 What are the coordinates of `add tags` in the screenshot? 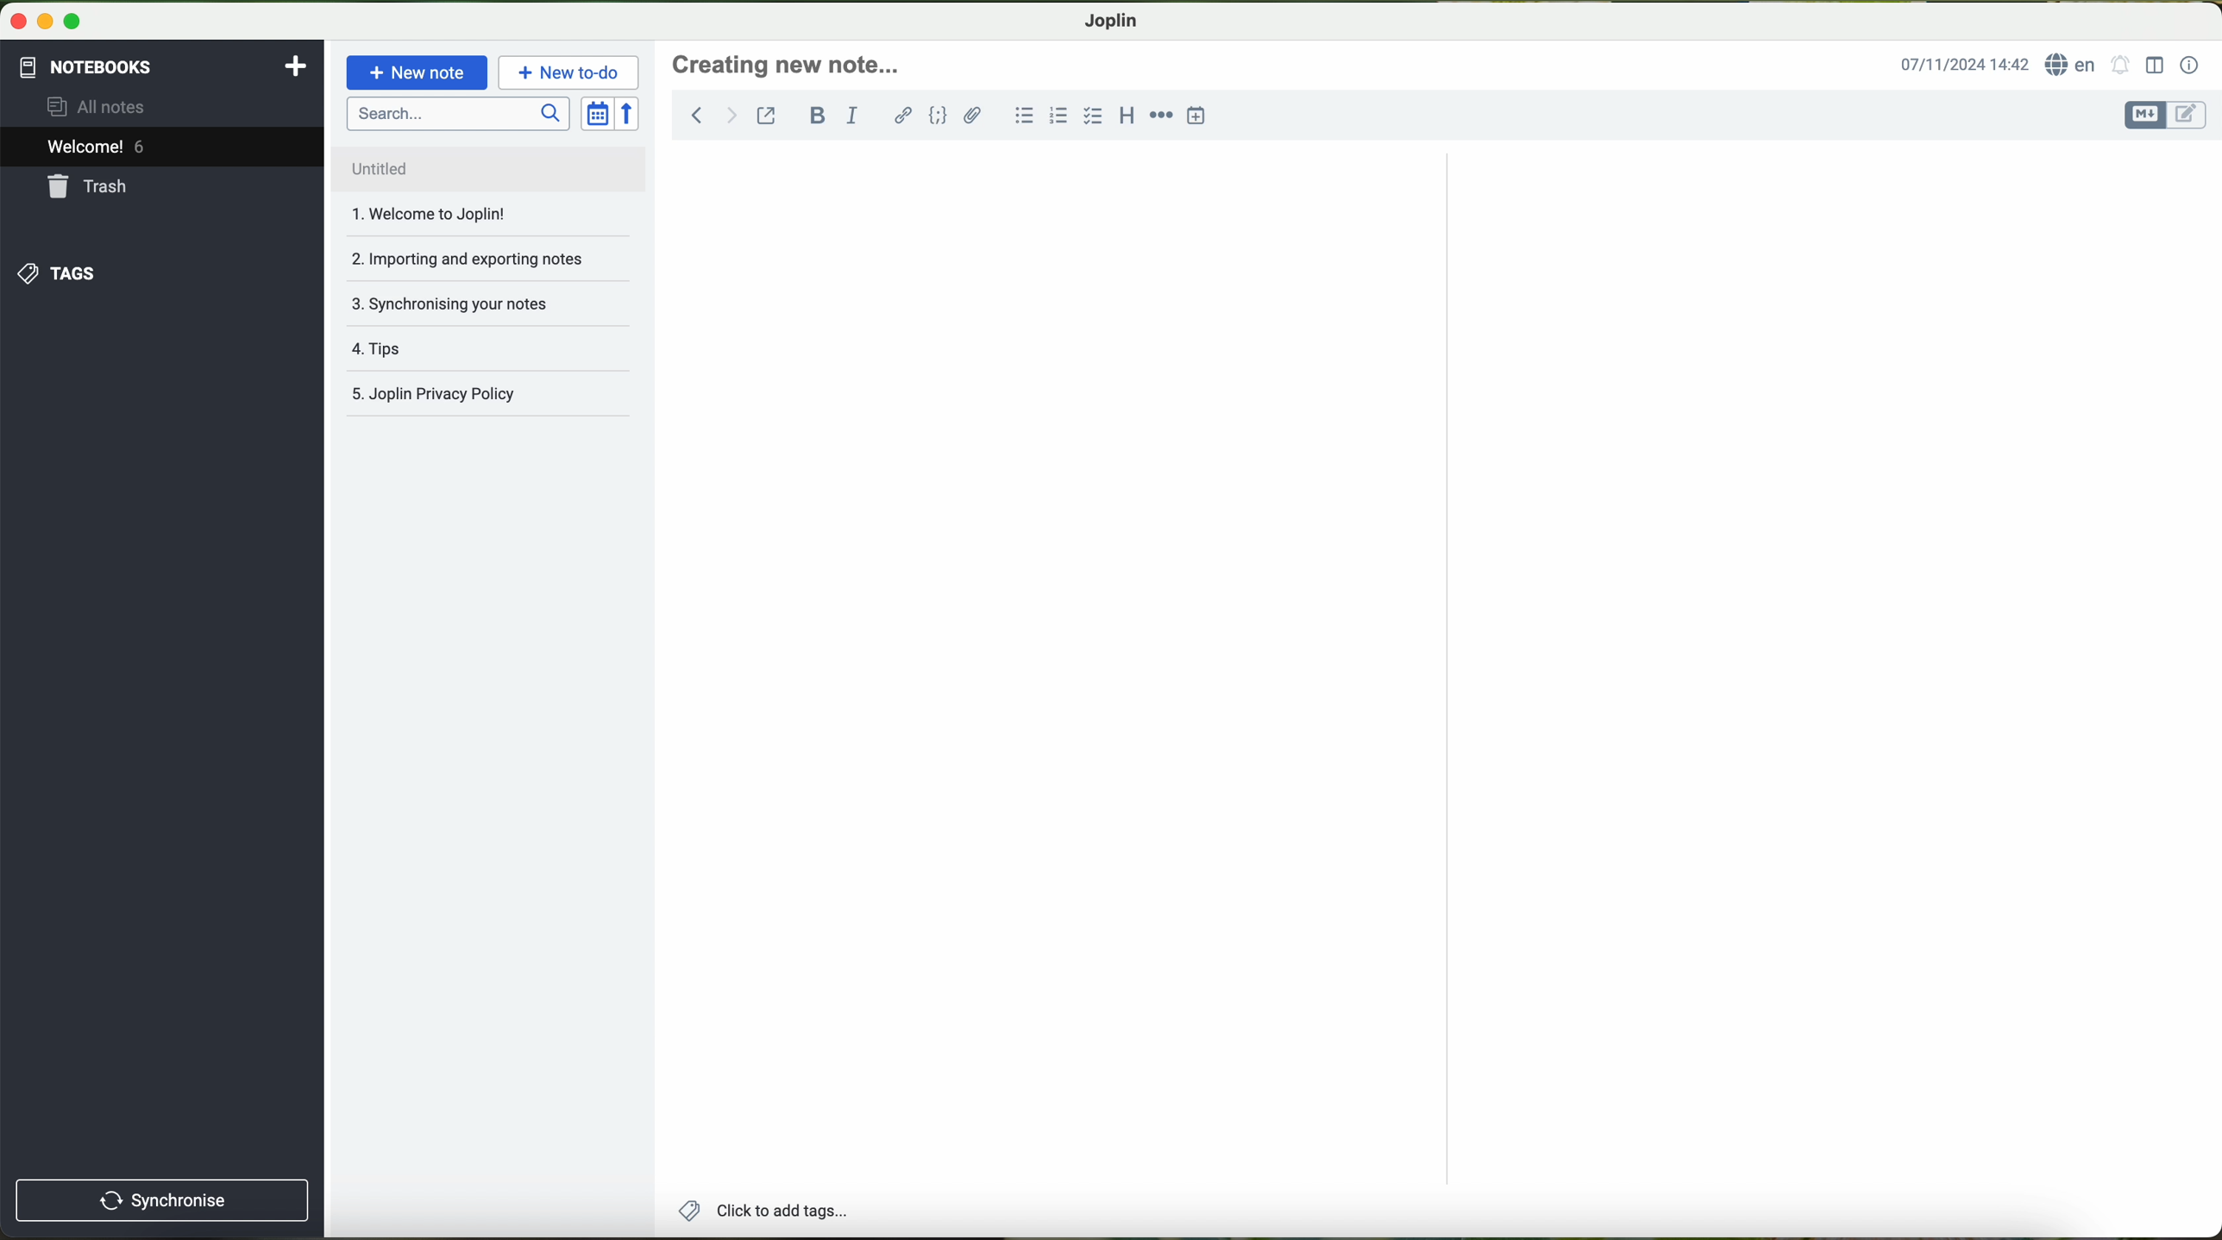 It's located at (763, 1213).